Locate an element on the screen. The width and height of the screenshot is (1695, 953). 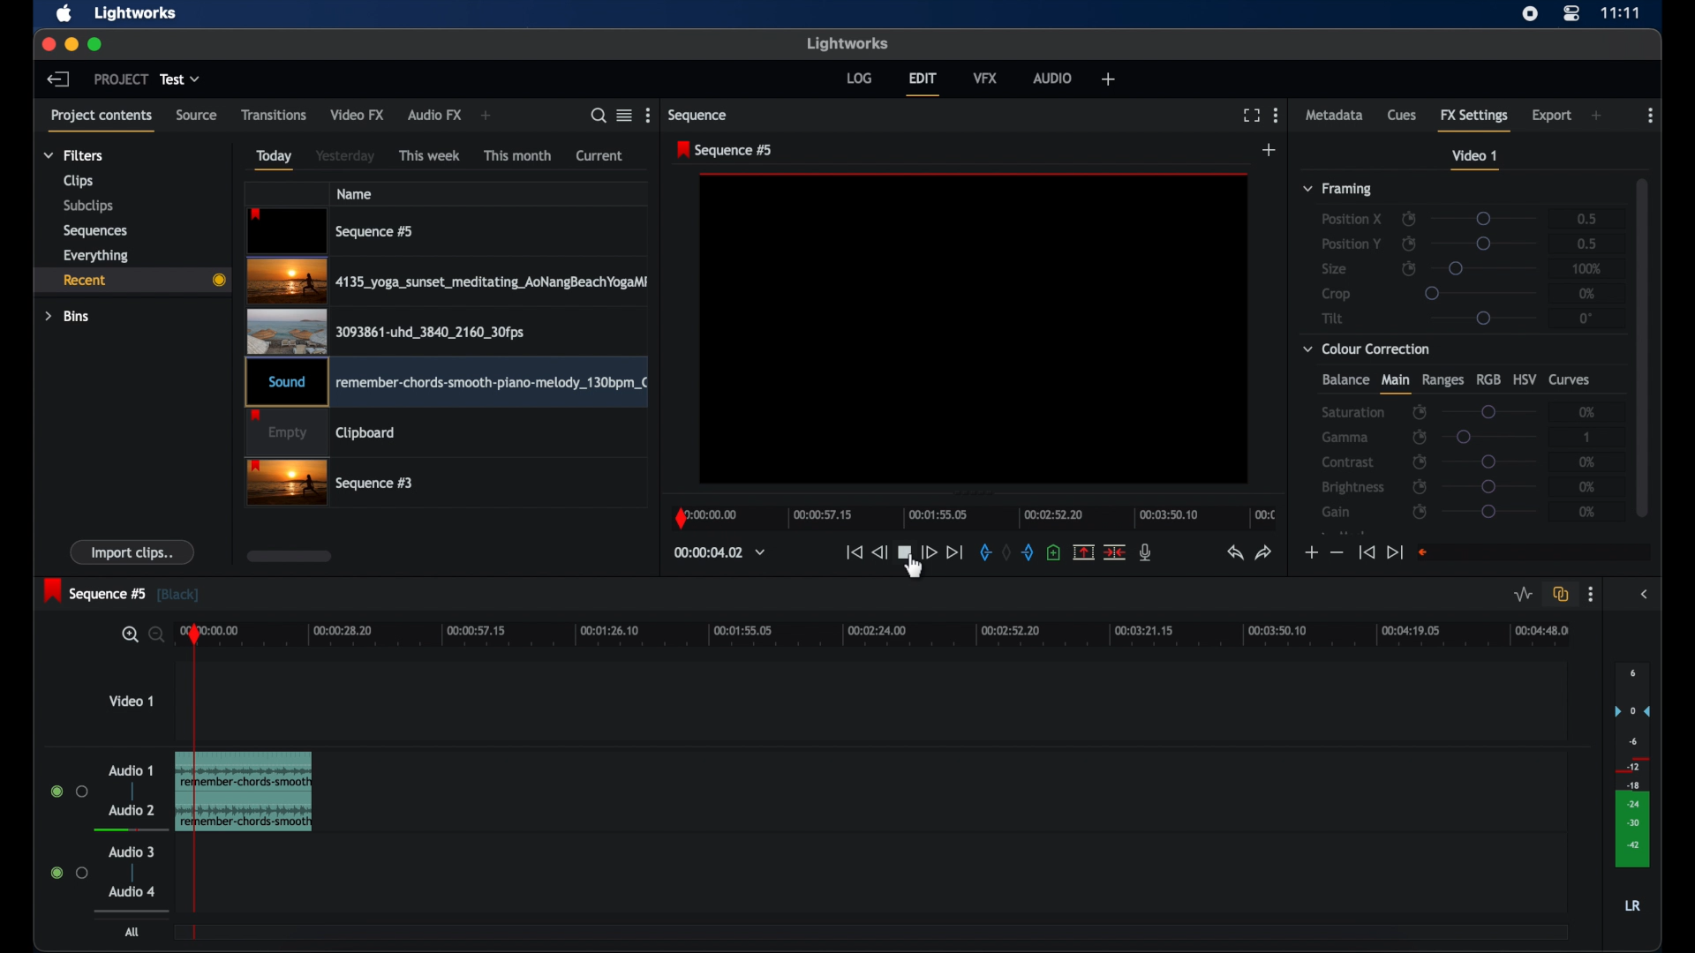
more options is located at coordinates (1591, 595).